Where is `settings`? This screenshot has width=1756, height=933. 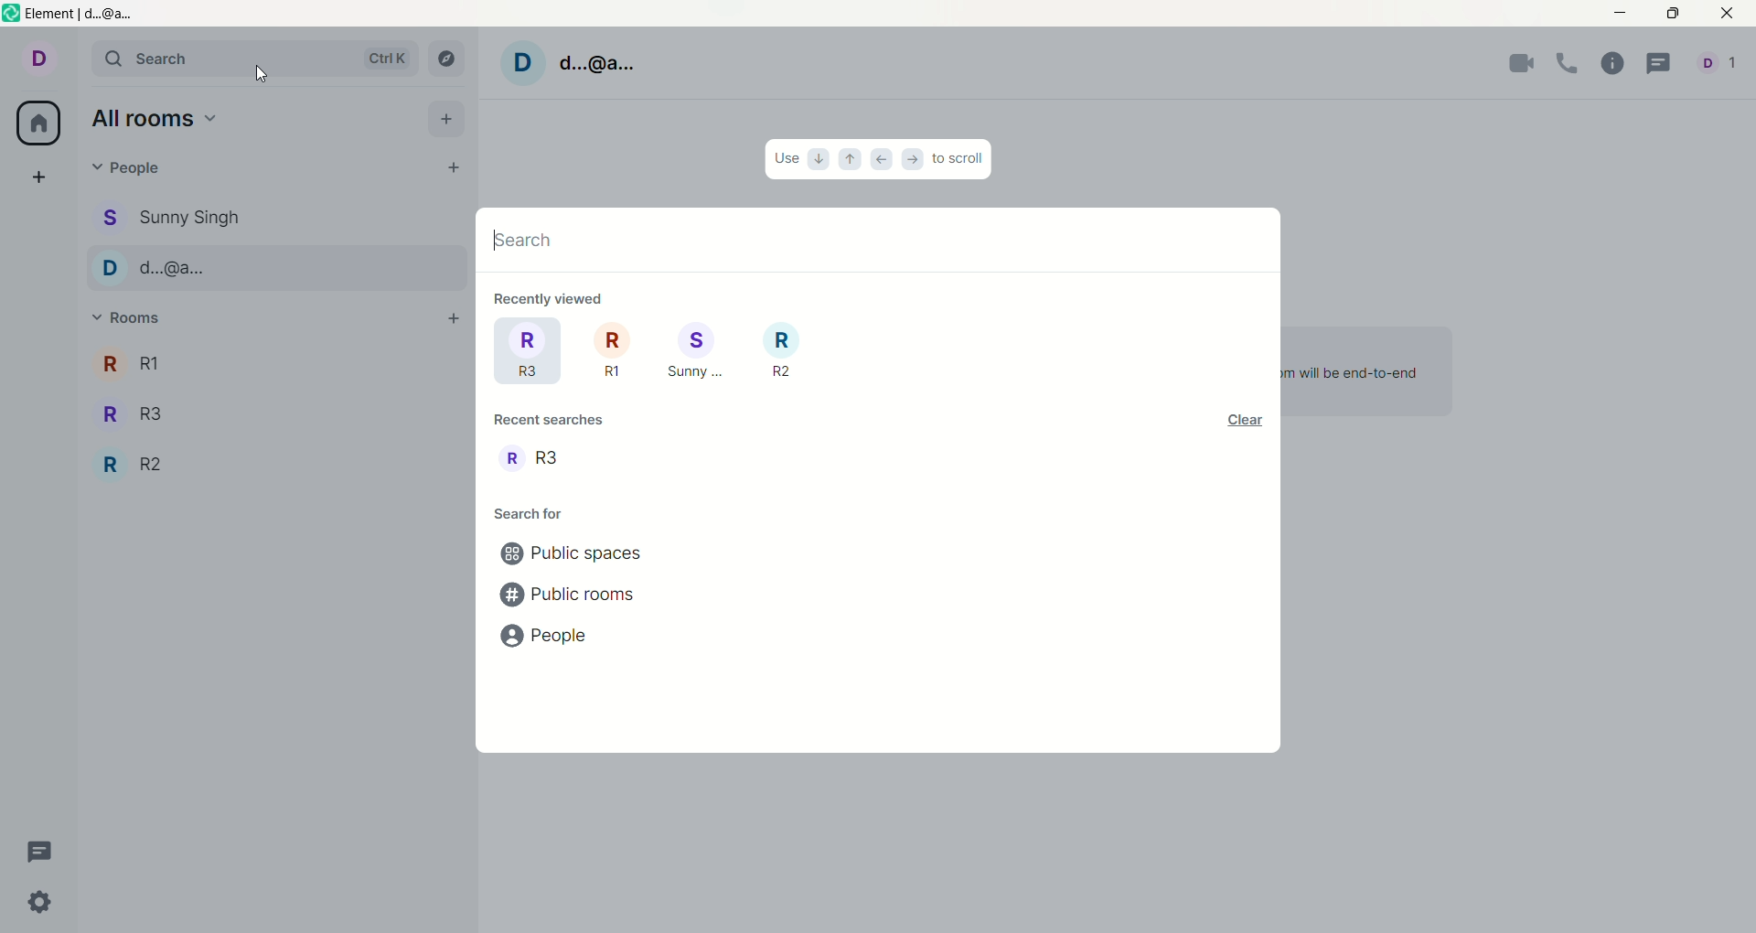 settings is located at coordinates (37, 904).